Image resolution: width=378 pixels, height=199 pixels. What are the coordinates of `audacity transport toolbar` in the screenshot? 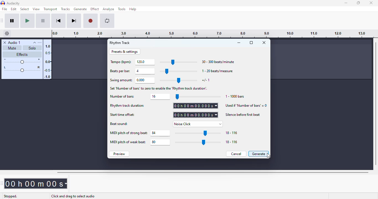 It's located at (2, 21).